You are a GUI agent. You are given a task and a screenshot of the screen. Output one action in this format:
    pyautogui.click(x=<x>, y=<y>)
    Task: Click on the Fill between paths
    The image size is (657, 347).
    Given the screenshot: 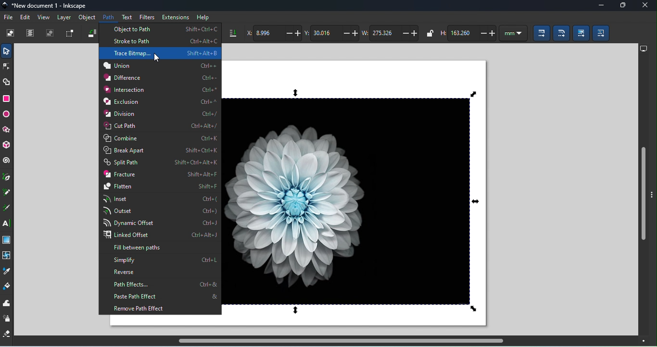 What is the action you would take?
    pyautogui.click(x=141, y=248)
    